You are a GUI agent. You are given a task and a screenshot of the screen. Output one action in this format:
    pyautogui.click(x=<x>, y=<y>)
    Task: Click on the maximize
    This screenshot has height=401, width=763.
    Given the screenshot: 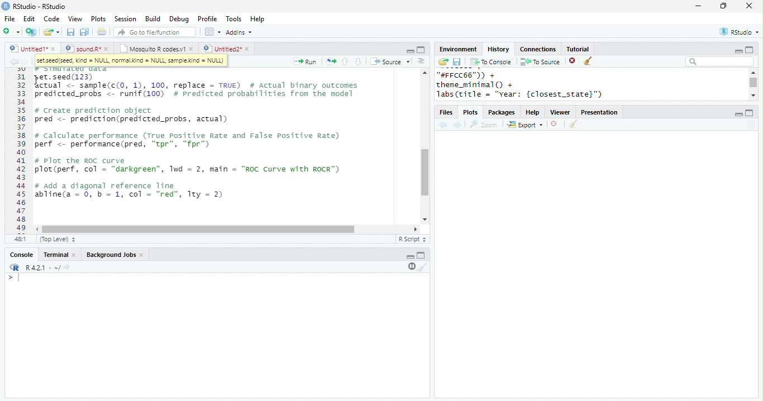 What is the action you would take?
    pyautogui.click(x=750, y=113)
    